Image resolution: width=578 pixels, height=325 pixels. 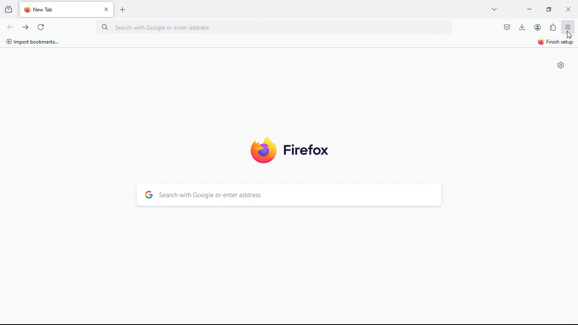 What do you see at coordinates (124, 9) in the screenshot?
I see `add tab` at bounding box center [124, 9].